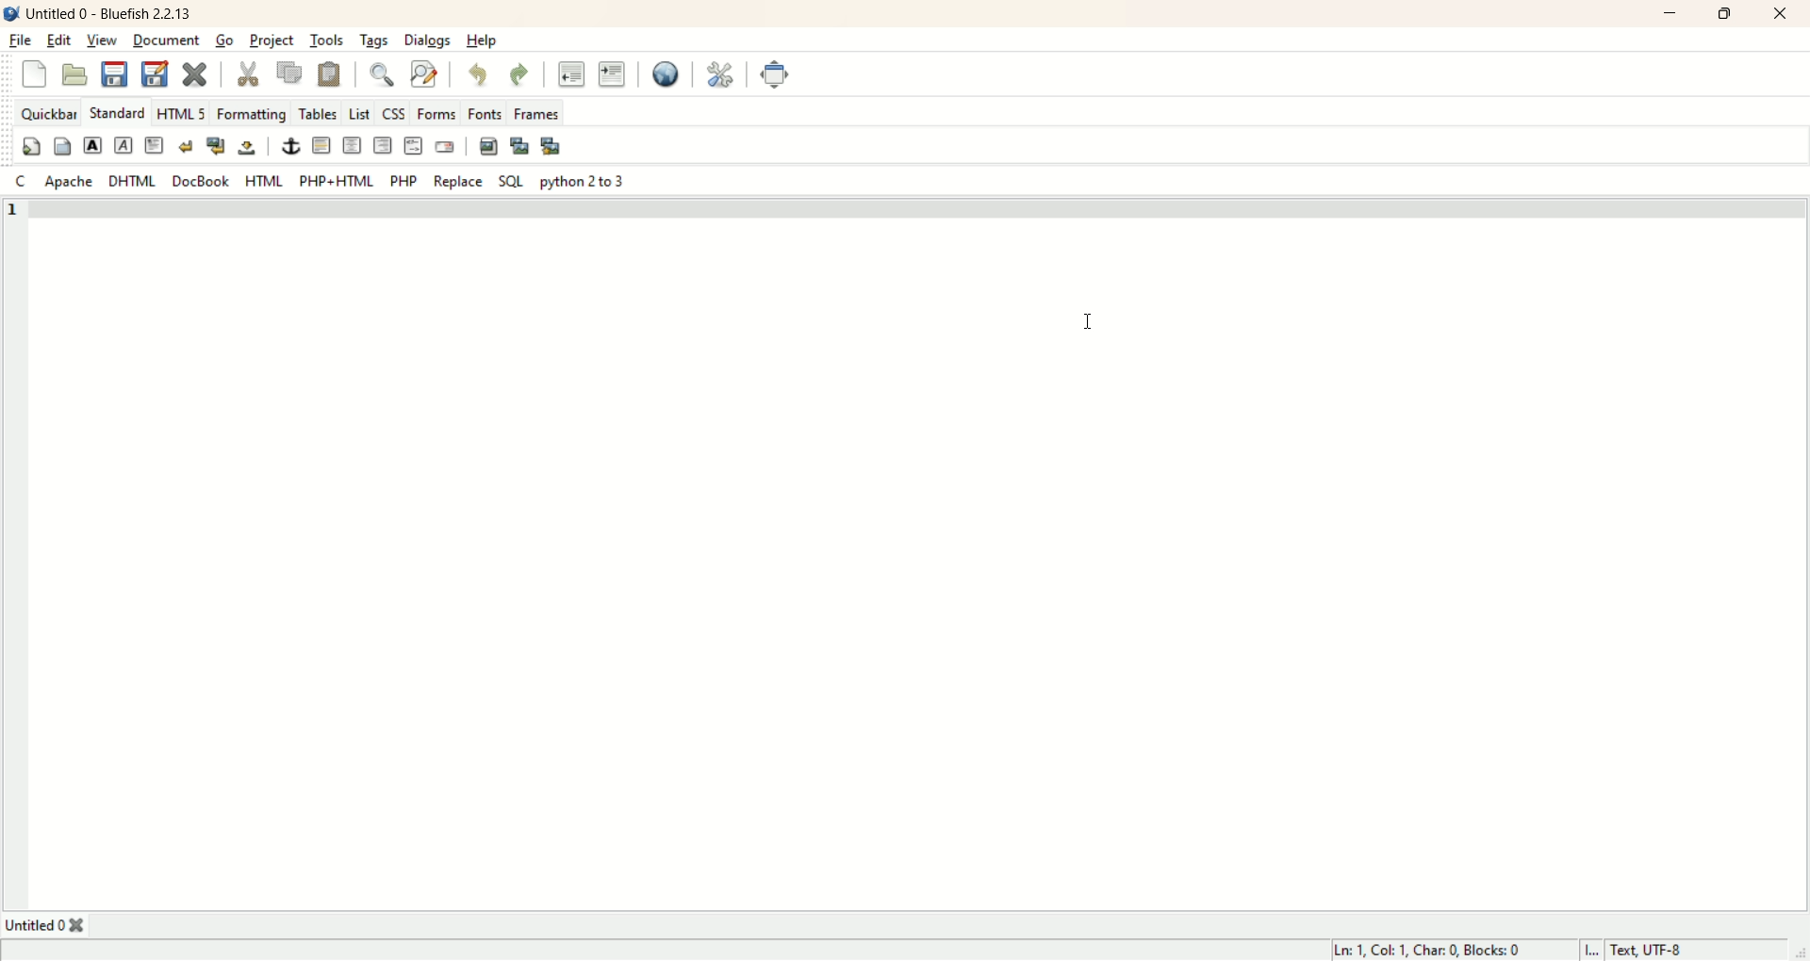 This screenshot has width=1810, height=961. I want to click on PHP, so click(403, 179).